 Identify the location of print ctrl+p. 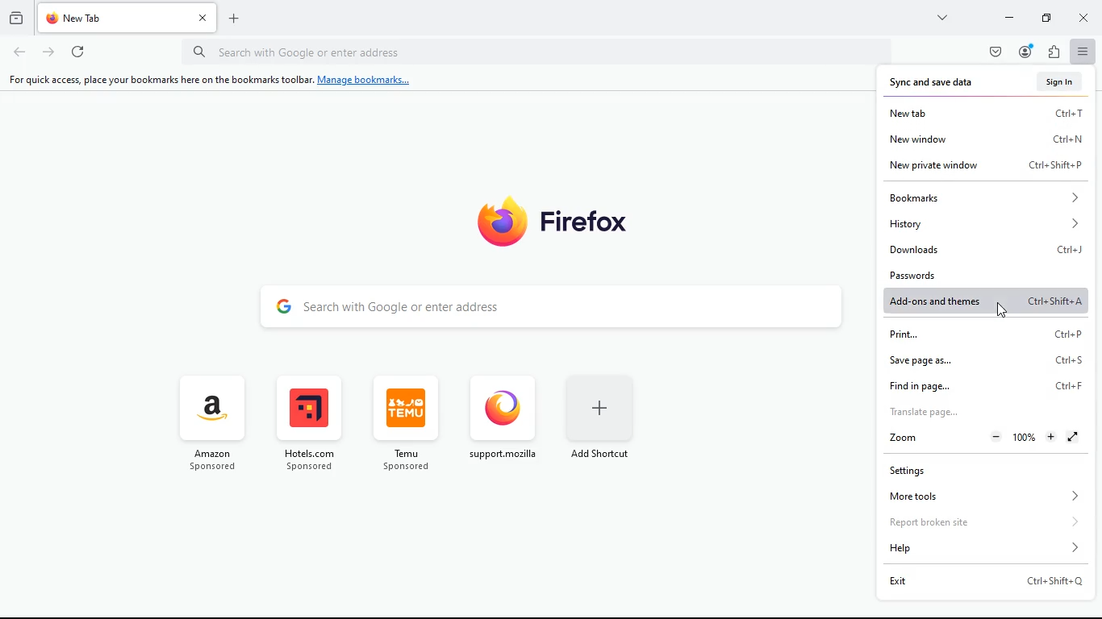
(982, 334).